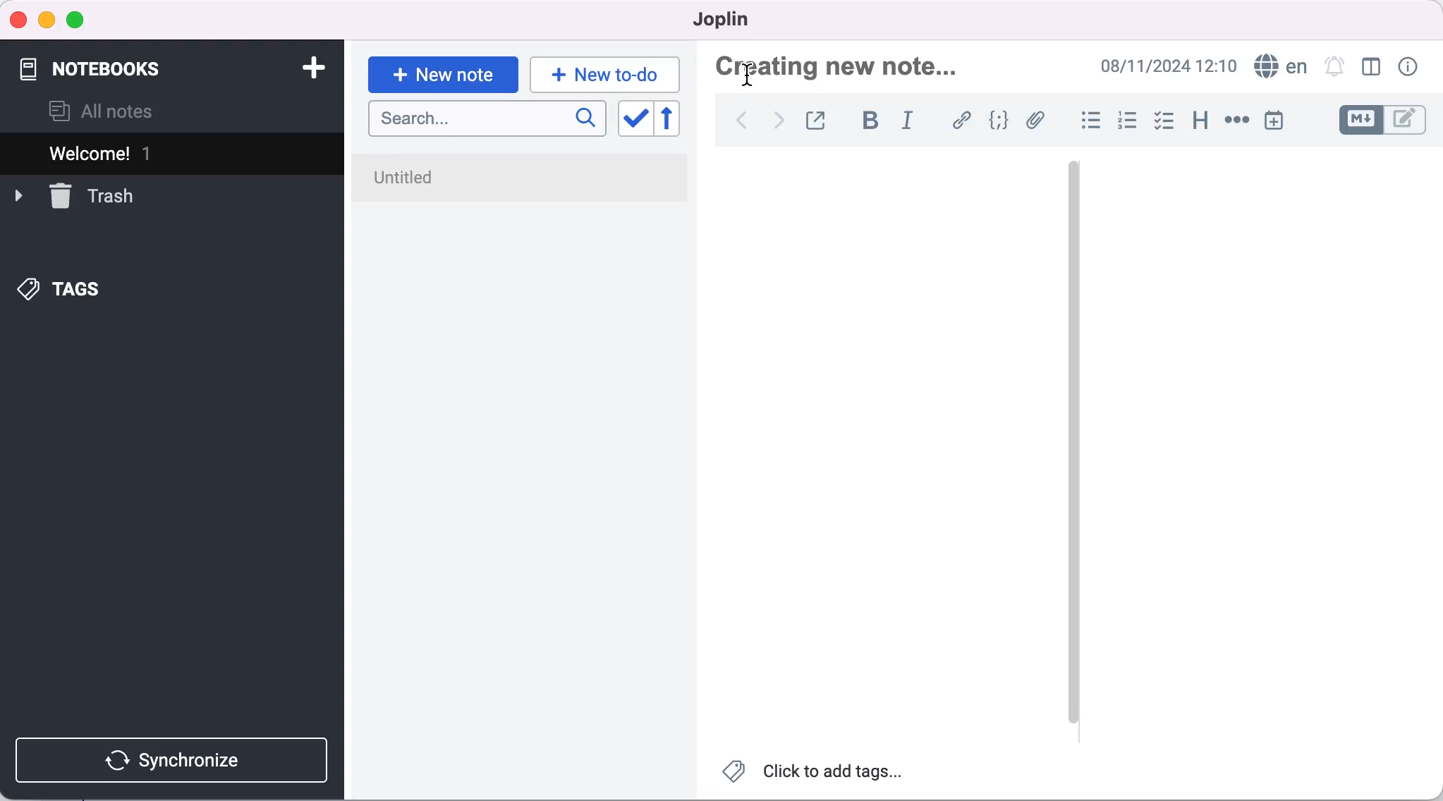  What do you see at coordinates (1200, 122) in the screenshot?
I see `heading` at bounding box center [1200, 122].